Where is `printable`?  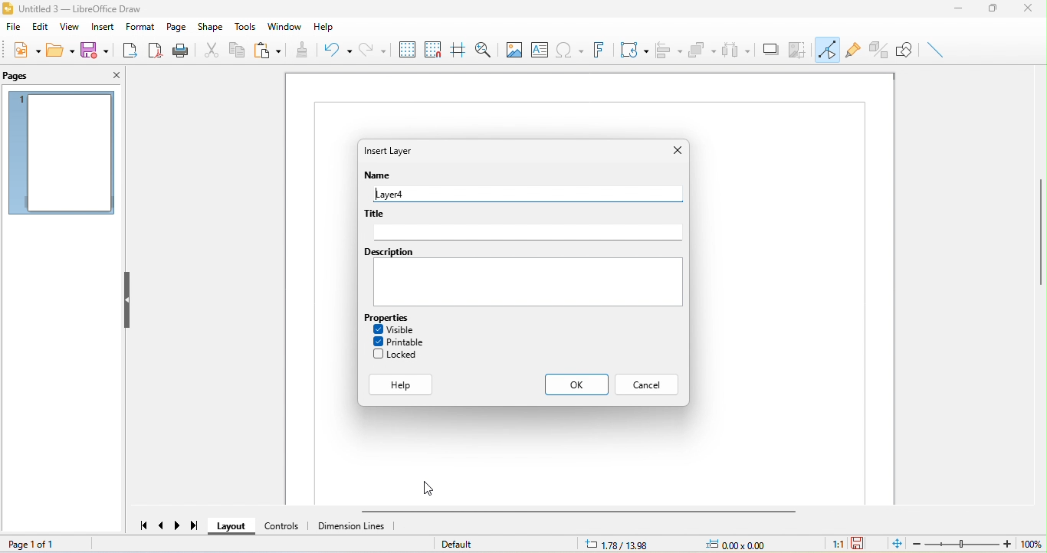
printable is located at coordinates (399, 341).